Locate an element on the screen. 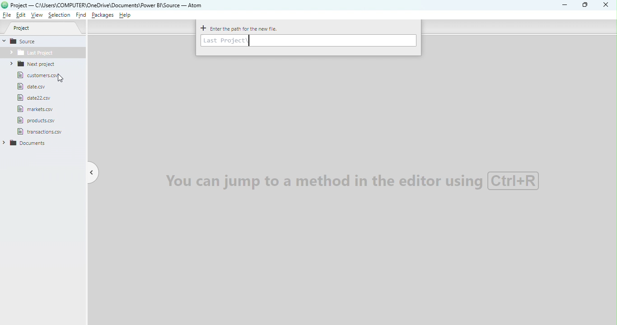 Image resolution: width=617 pixels, height=325 pixels. File is located at coordinates (36, 109).